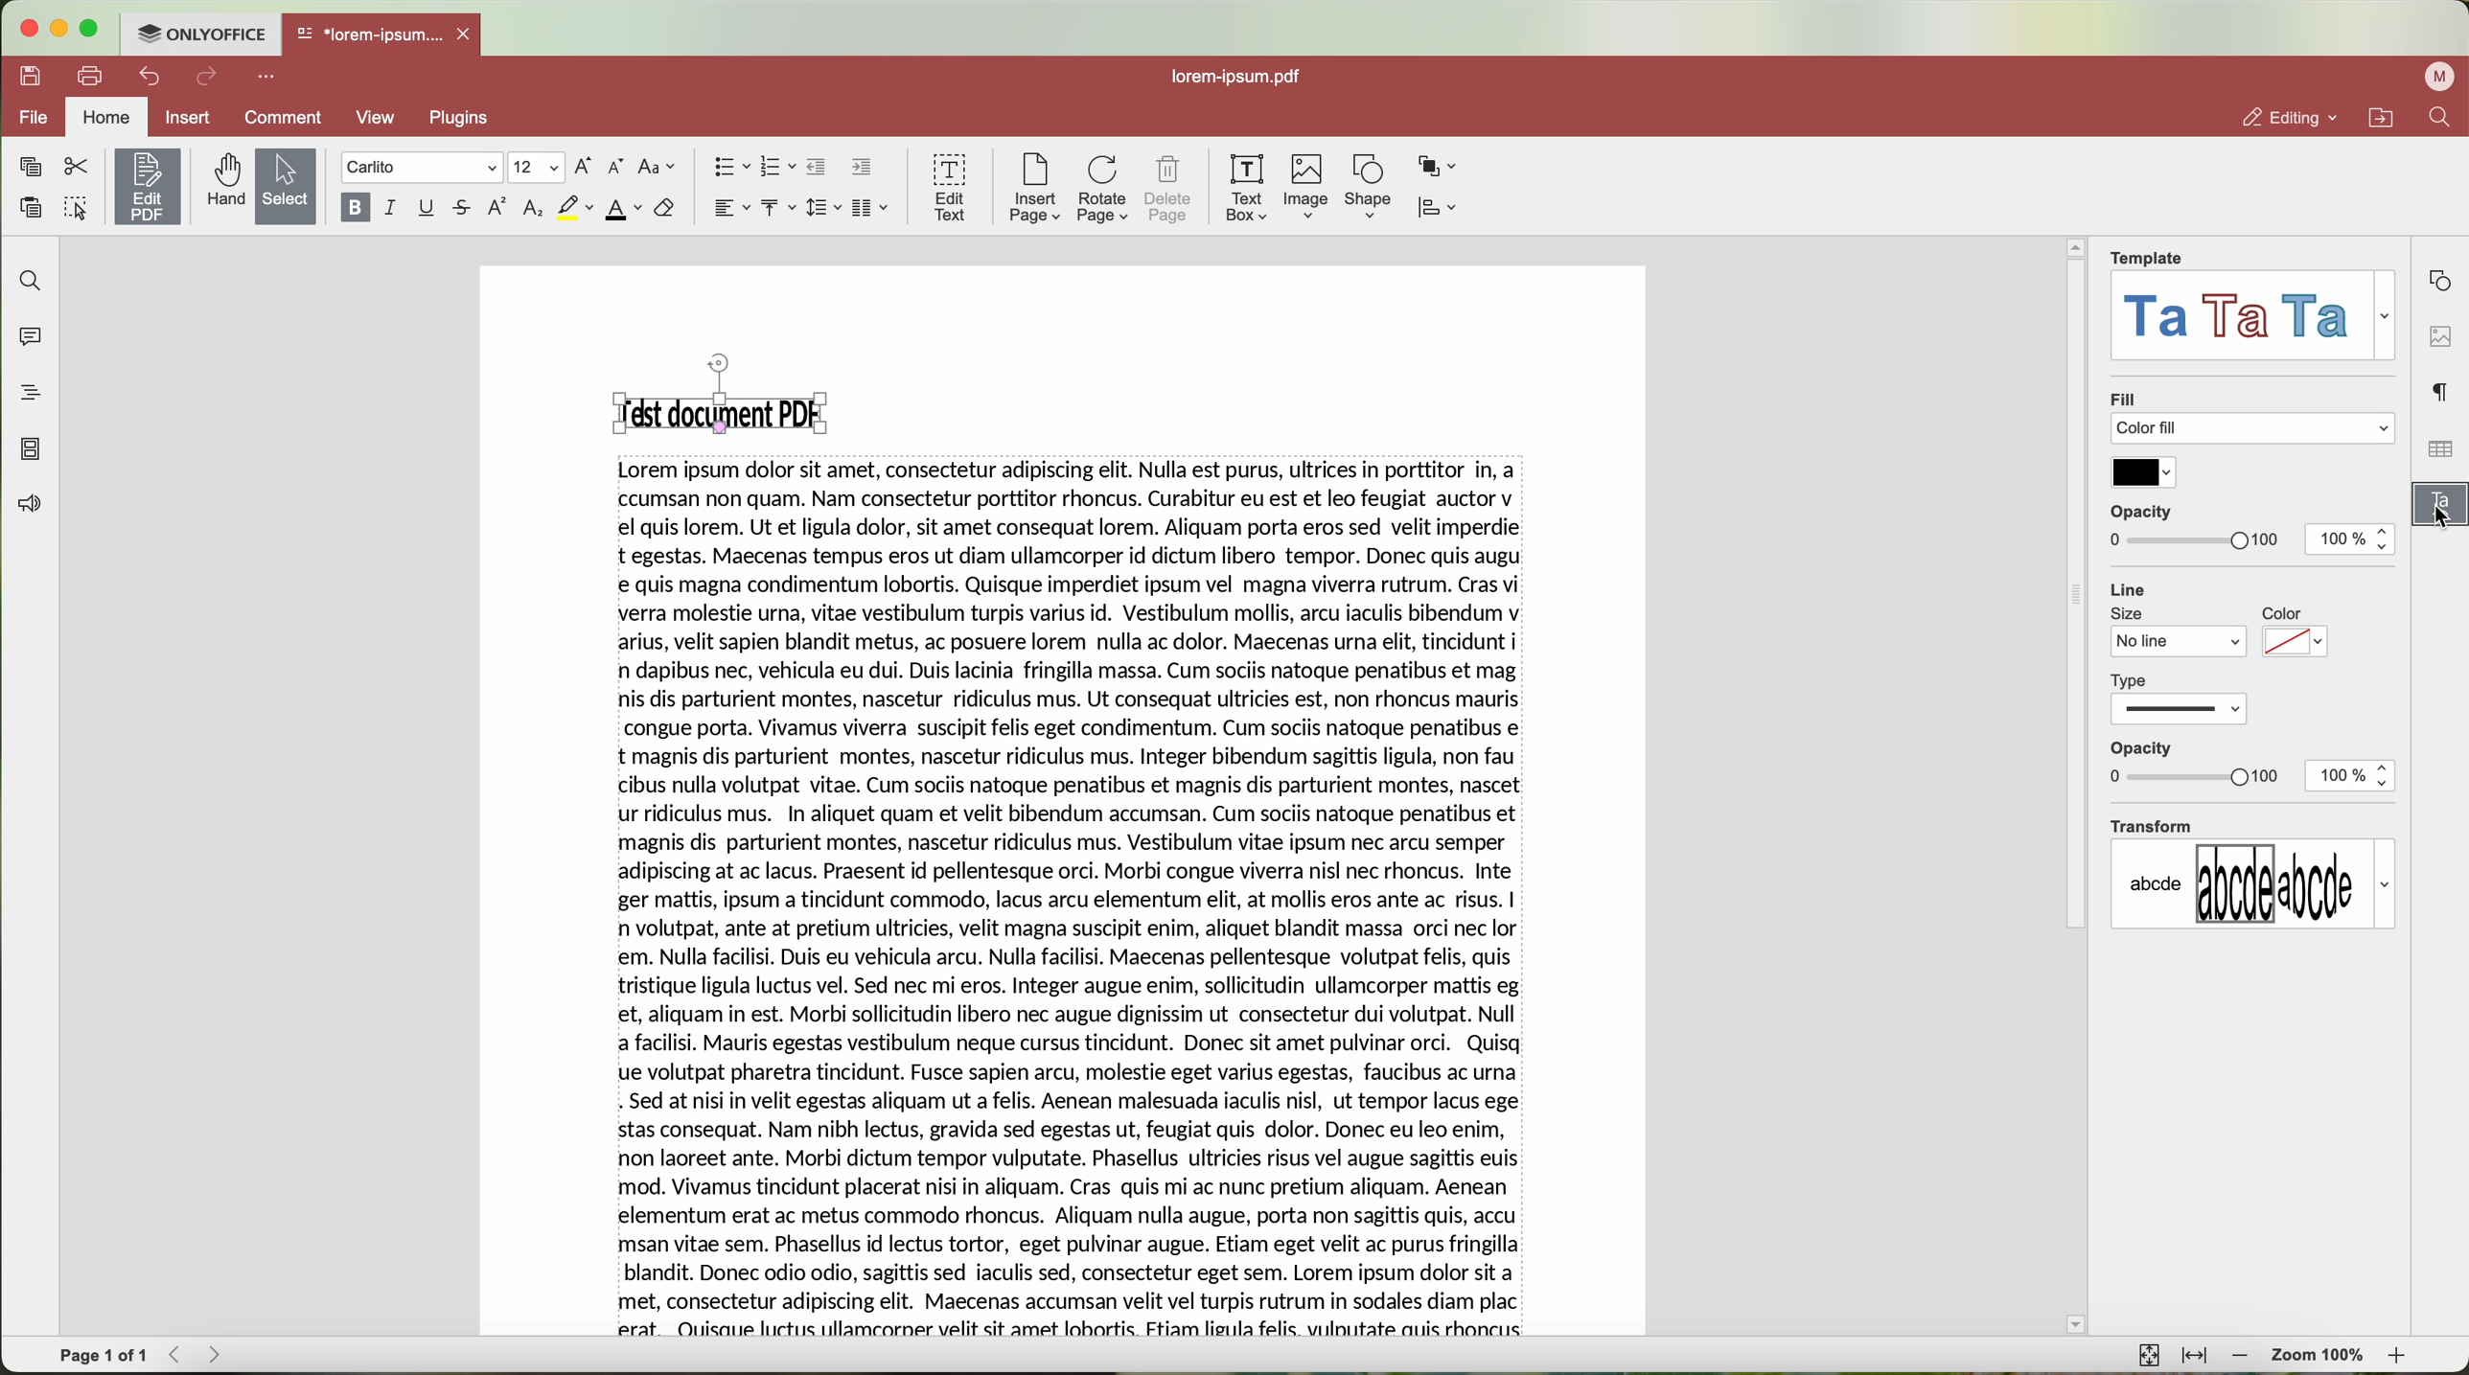 Image resolution: width=2469 pixels, height=1375 pixels. Describe the element at coordinates (1104, 189) in the screenshot. I see `rotate page` at that location.